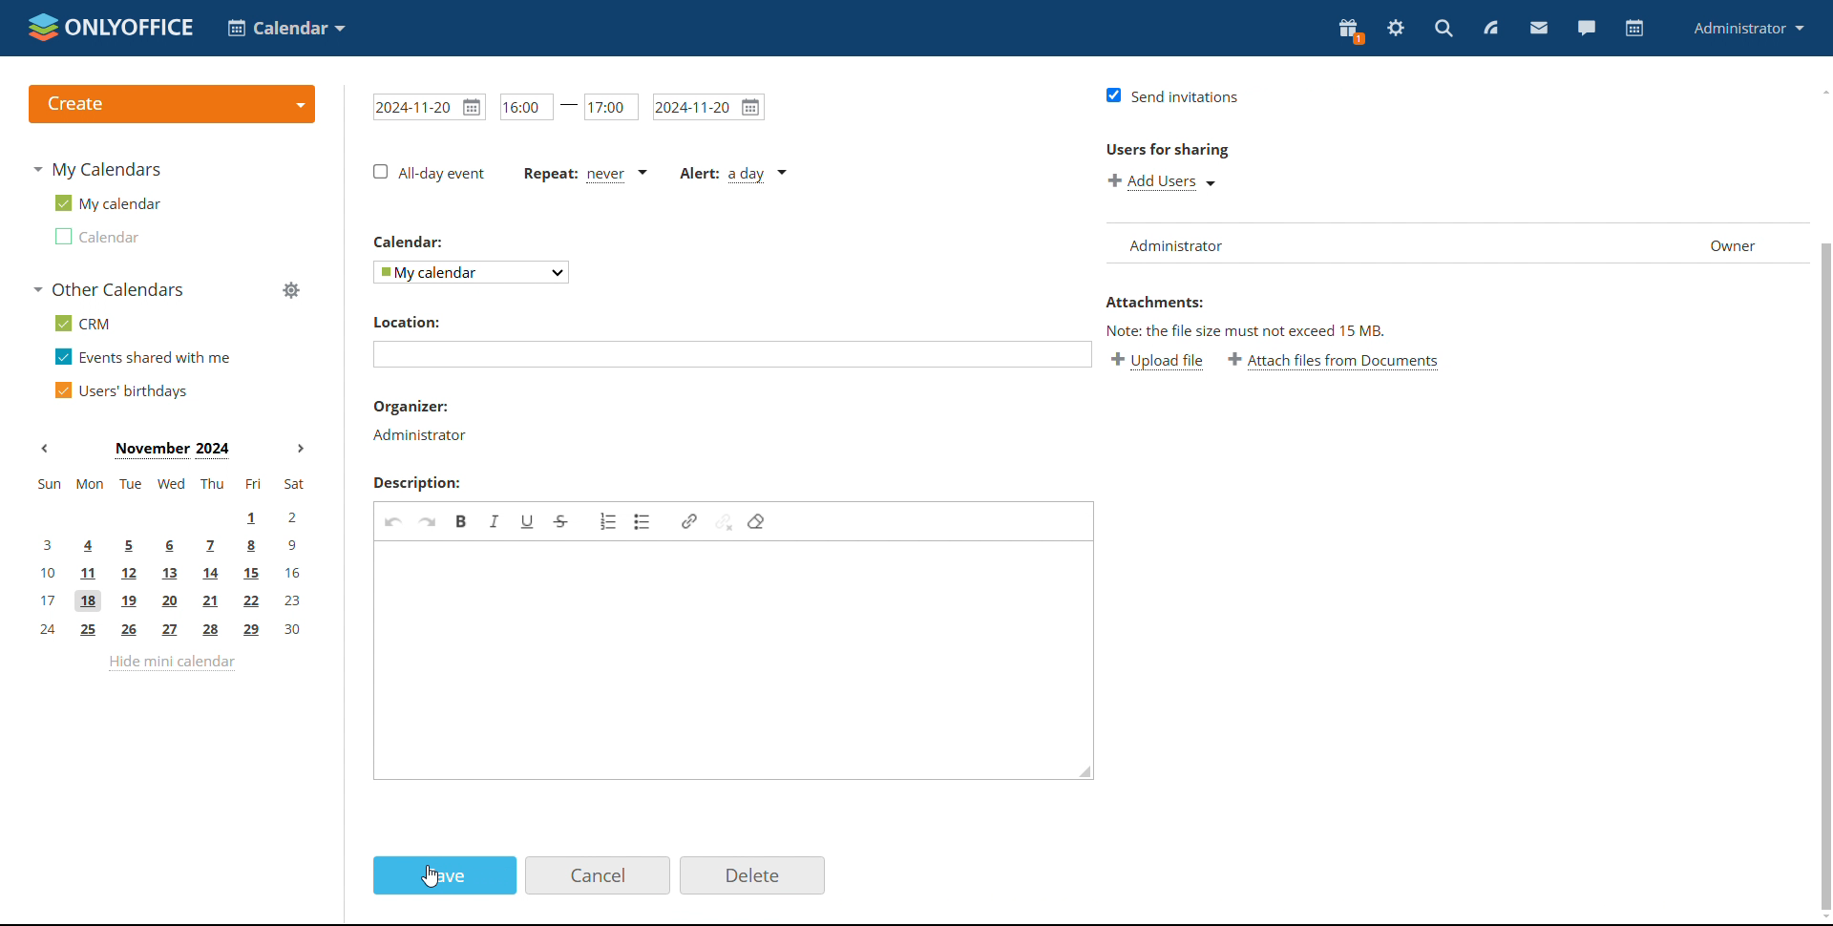  Describe the element at coordinates (429, 521) in the screenshot. I see `Redo` at that location.